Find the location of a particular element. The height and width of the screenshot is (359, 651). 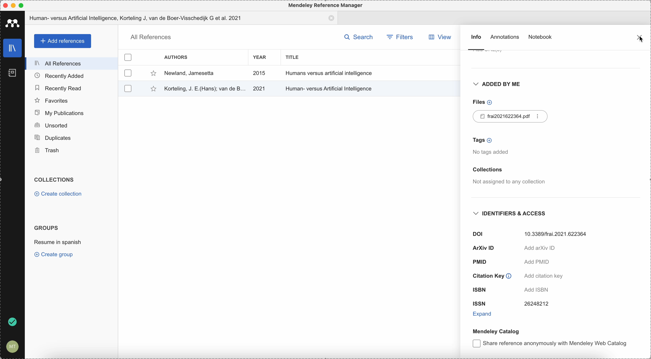

all references is located at coordinates (150, 37).